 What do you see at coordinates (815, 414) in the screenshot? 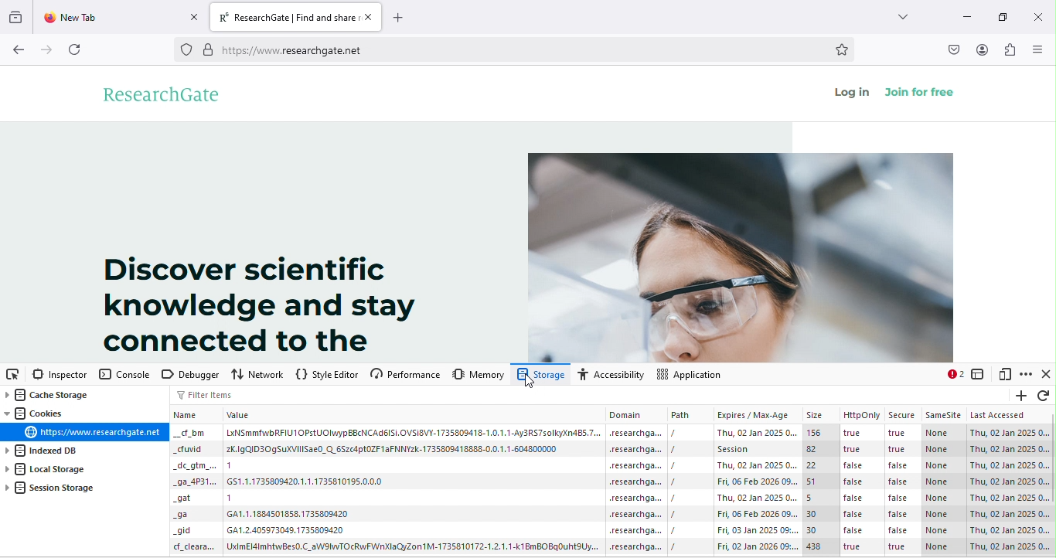
I see `size` at bounding box center [815, 414].